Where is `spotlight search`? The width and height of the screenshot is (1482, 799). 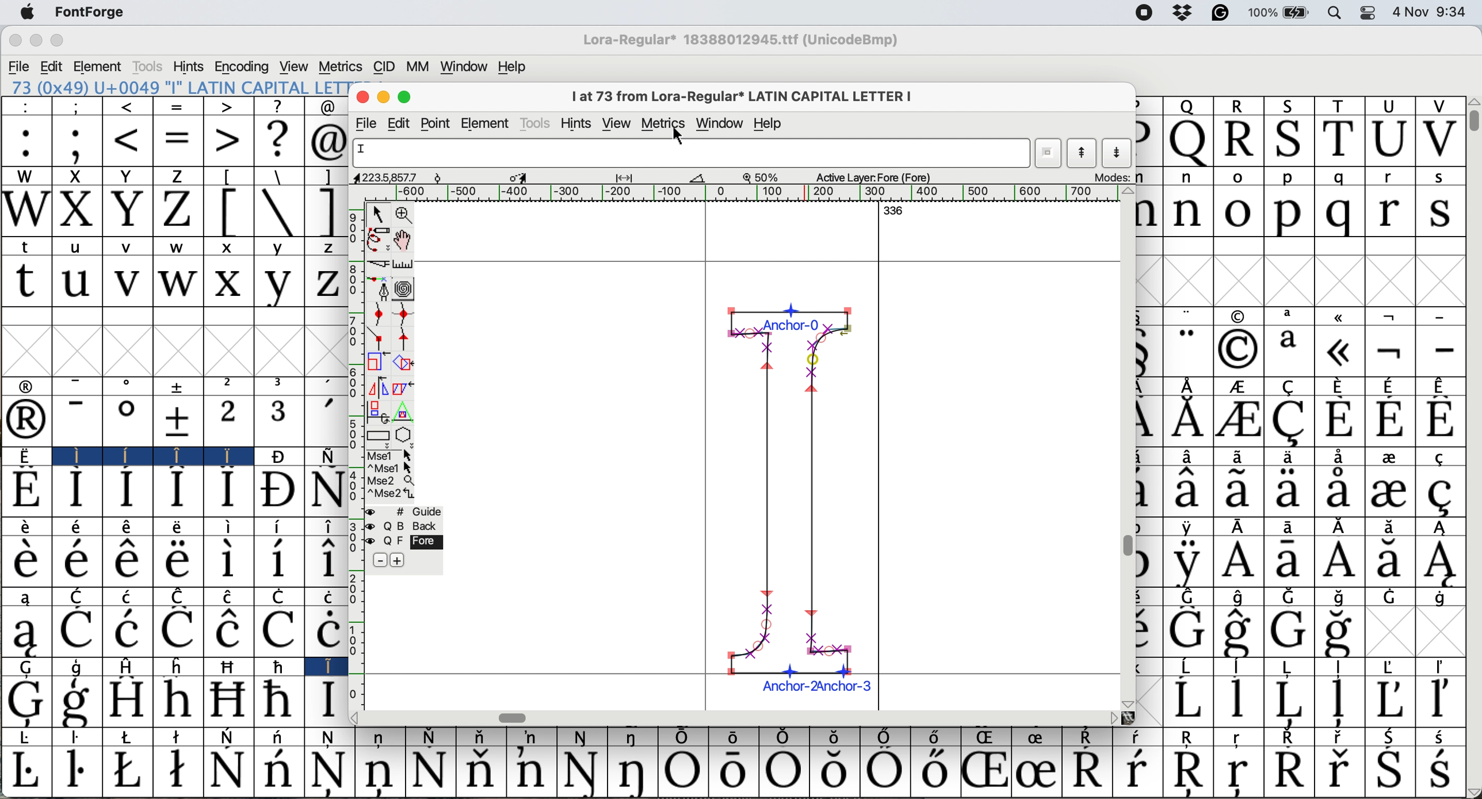 spotlight search is located at coordinates (1335, 14).